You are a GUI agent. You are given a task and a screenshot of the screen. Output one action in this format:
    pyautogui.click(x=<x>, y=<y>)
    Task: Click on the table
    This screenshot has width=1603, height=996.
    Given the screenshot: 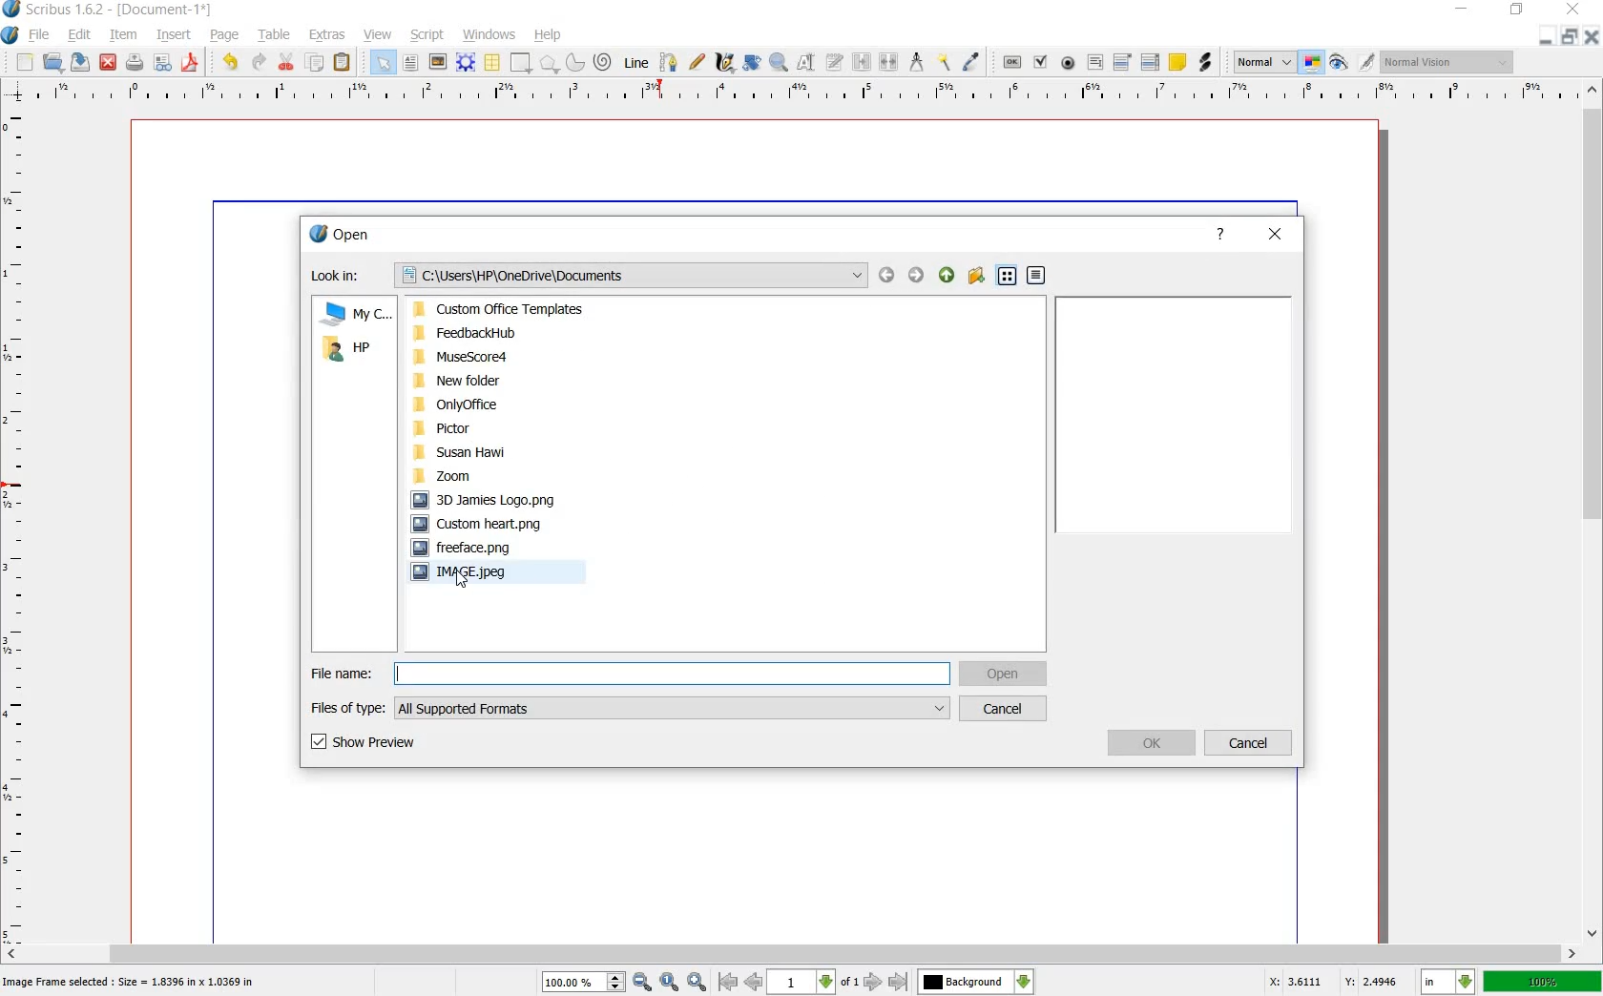 What is the action you would take?
    pyautogui.click(x=490, y=62)
    